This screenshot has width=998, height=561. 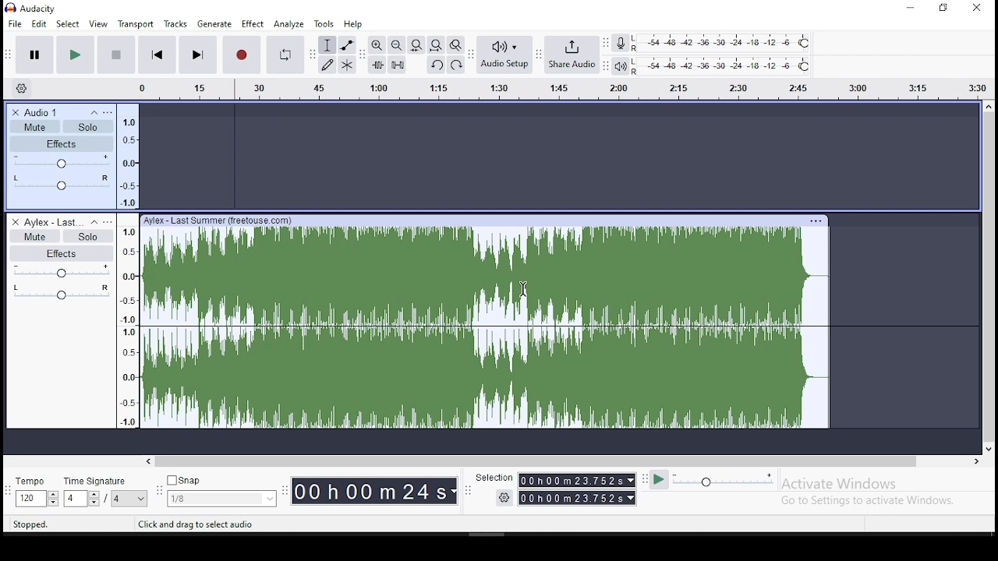 I want to click on tool tips, so click(x=35, y=525).